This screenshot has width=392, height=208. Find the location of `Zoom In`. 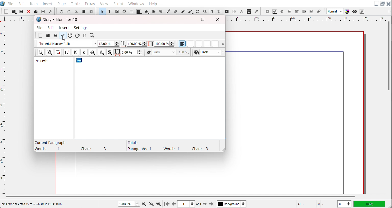

Zoom In is located at coordinates (159, 204).